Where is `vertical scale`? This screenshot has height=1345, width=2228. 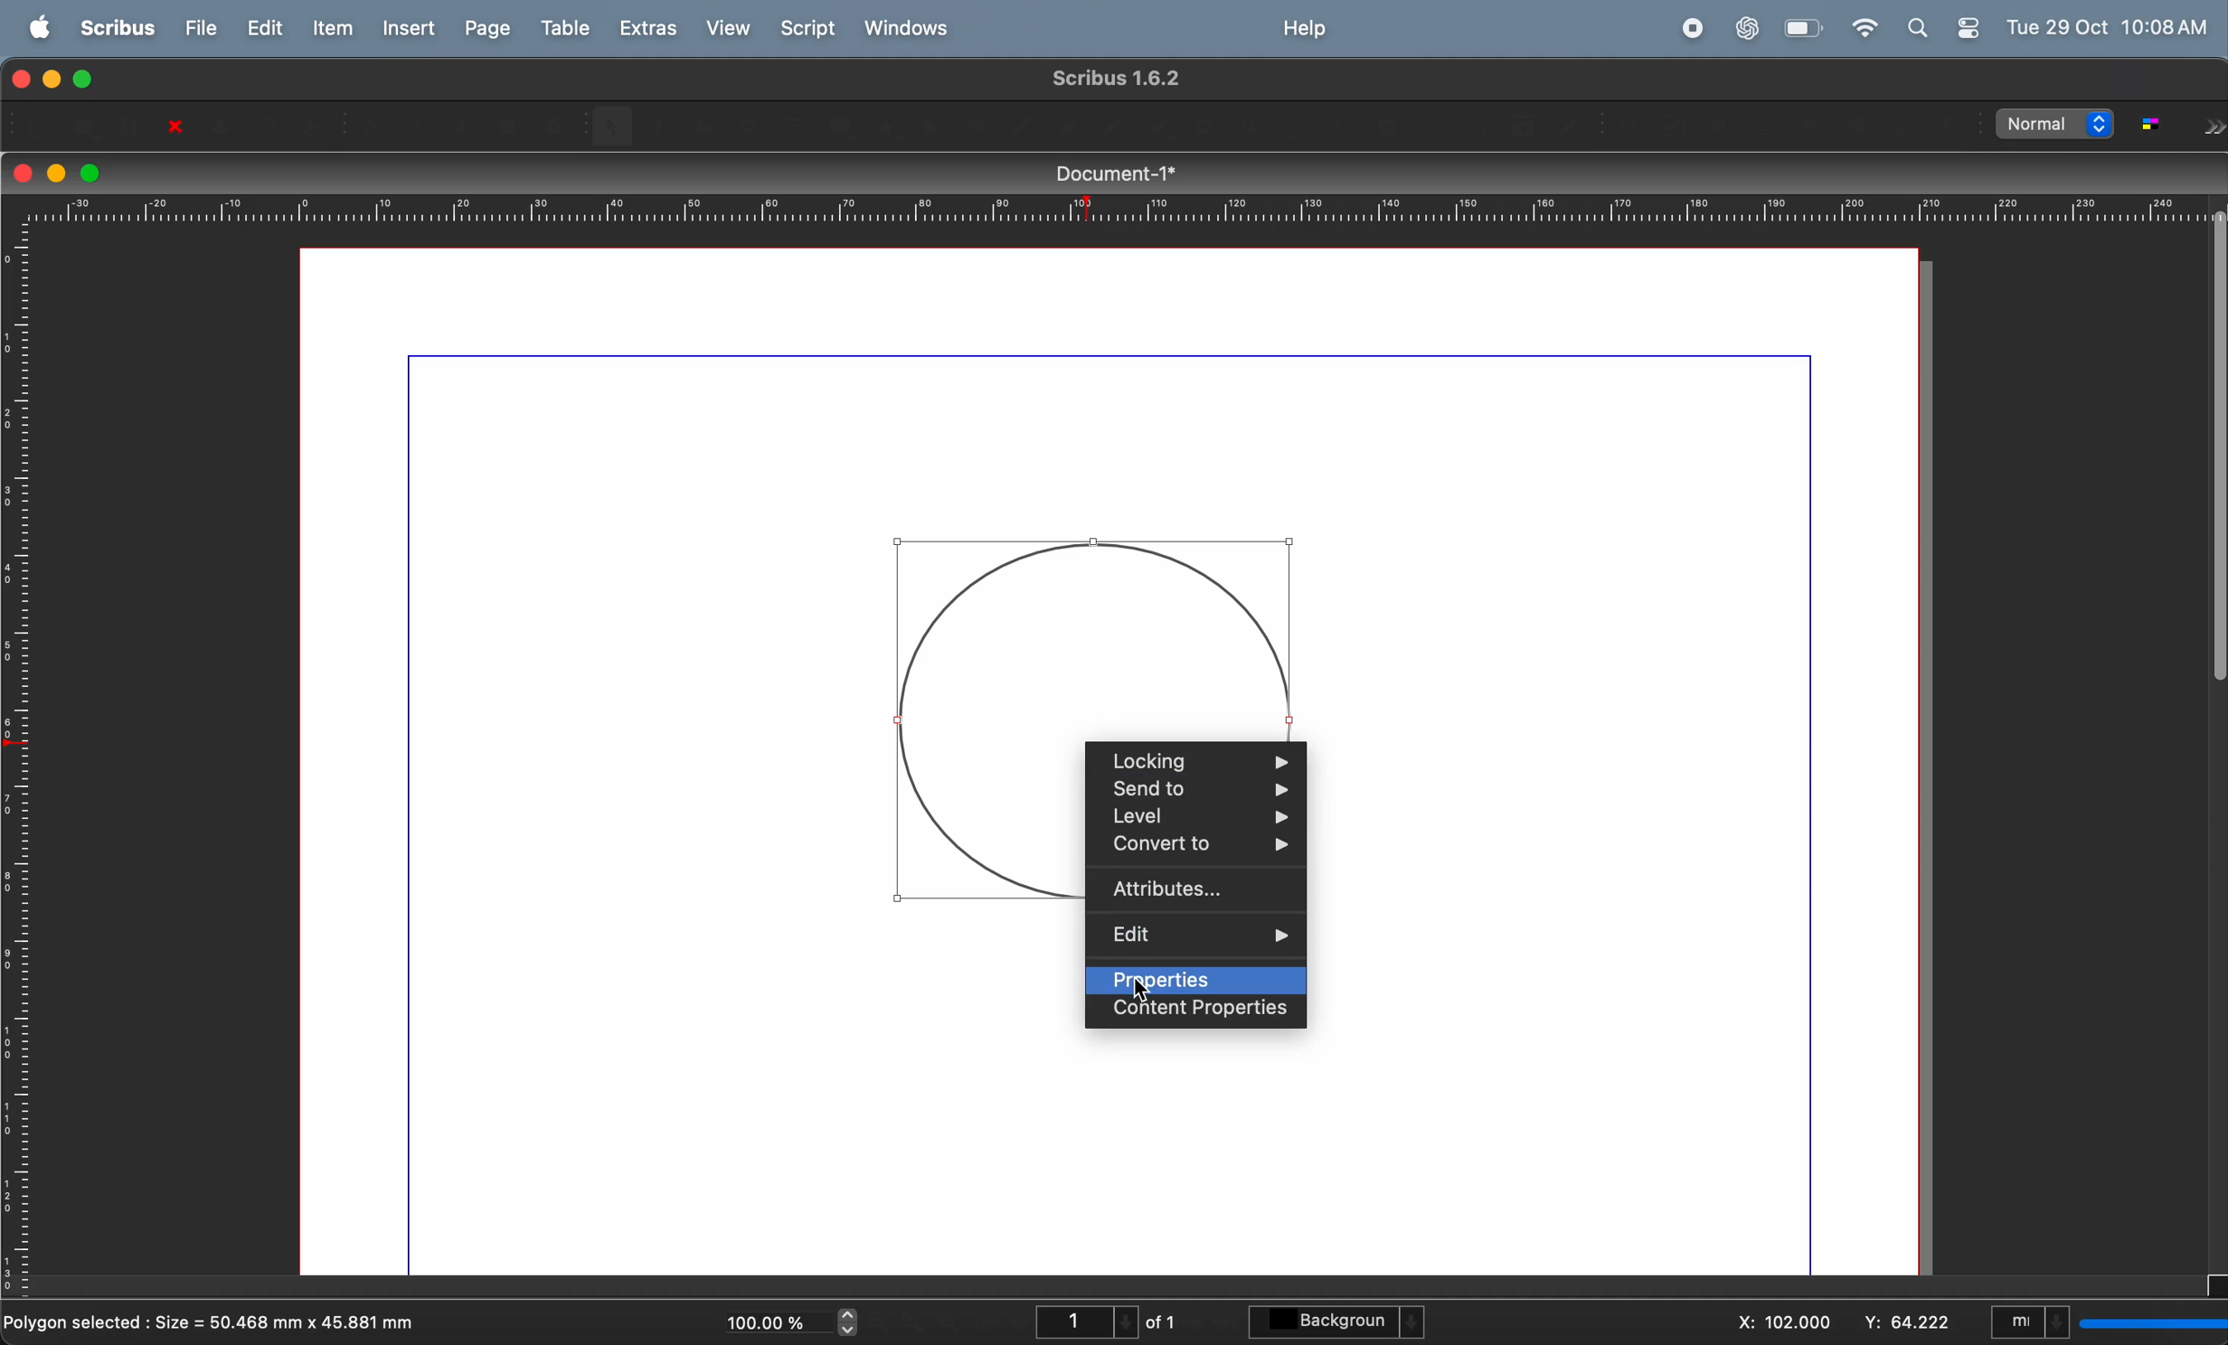 vertical scale is located at coordinates (22, 765).